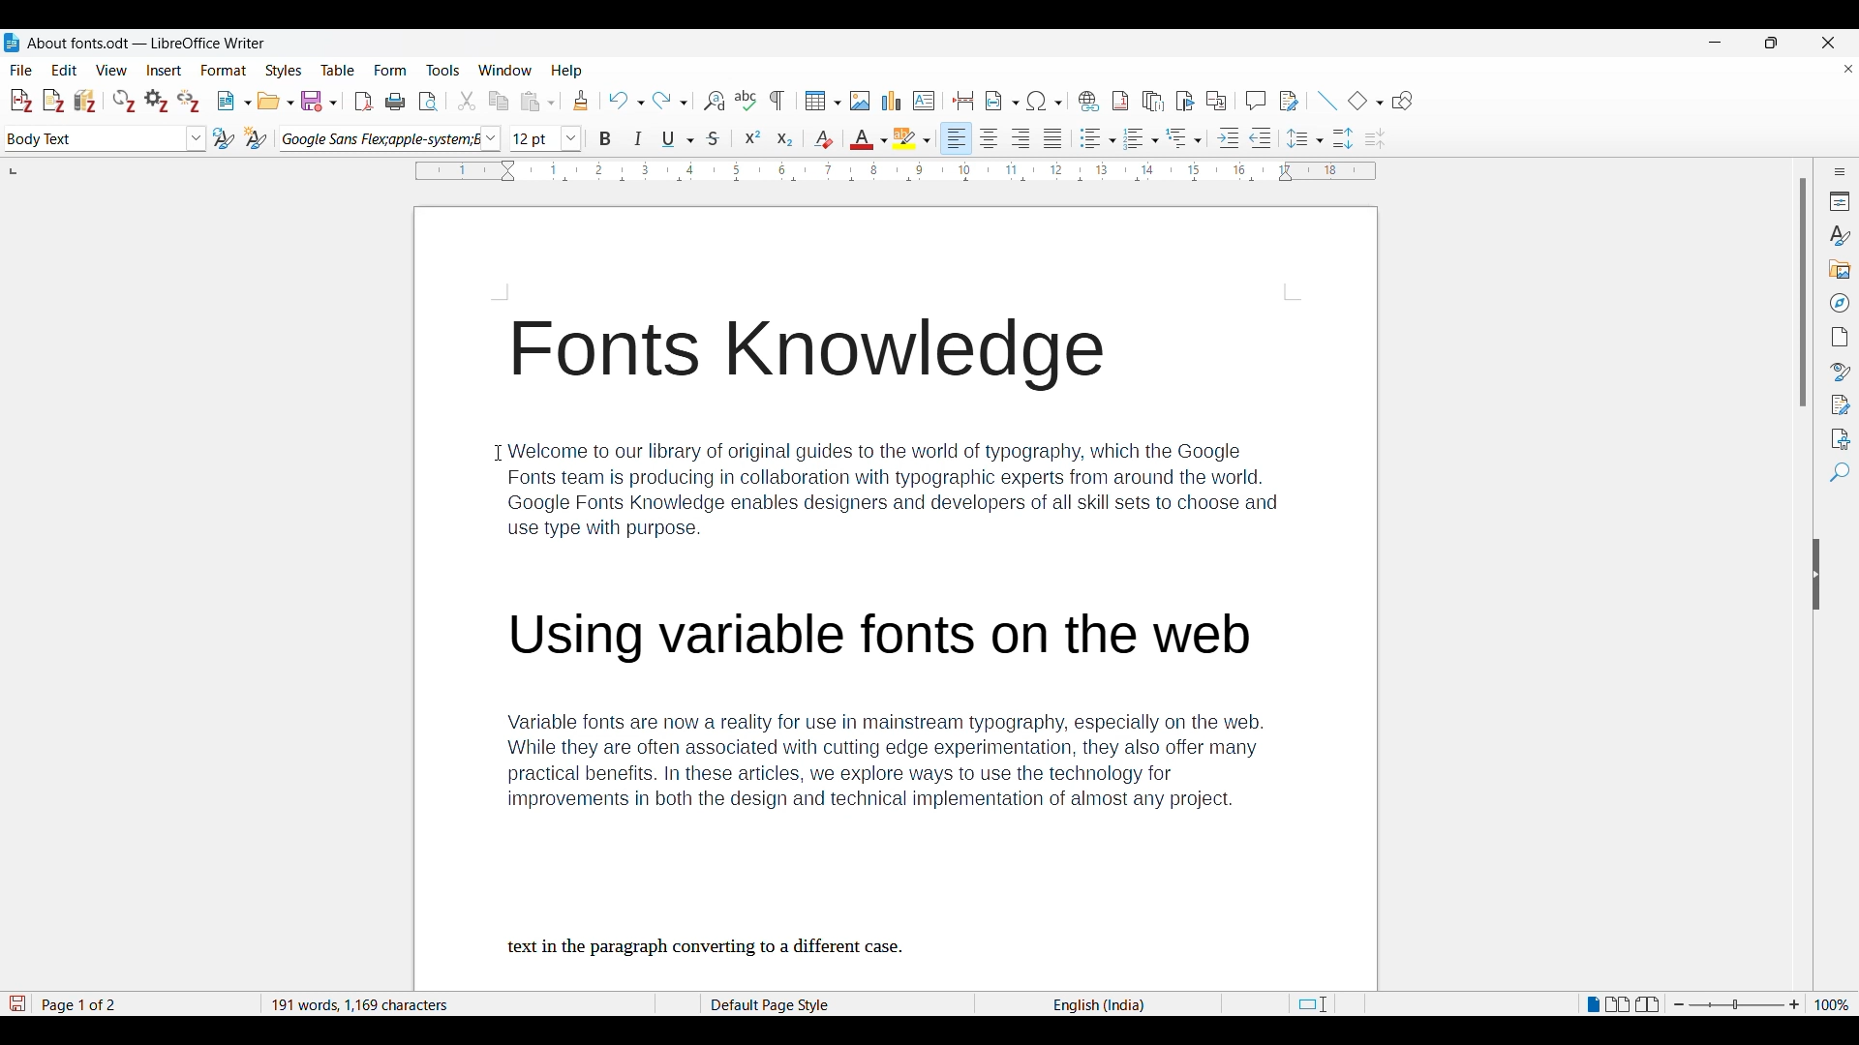  What do you see at coordinates (112, 71) in the screenshot?
I see `View menu` at bounding box center [112, 71].